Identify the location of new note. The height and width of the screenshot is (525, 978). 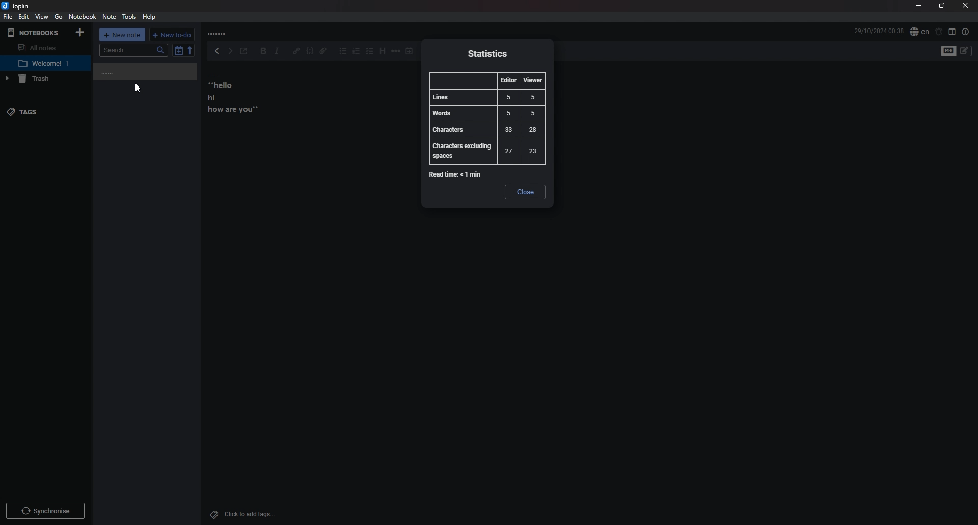
(122, 34).